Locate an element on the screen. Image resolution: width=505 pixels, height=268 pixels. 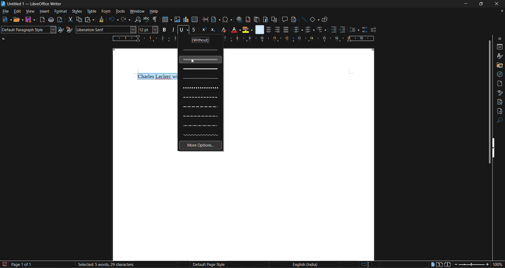
dot dot dash is located at coordinates (200, 125).